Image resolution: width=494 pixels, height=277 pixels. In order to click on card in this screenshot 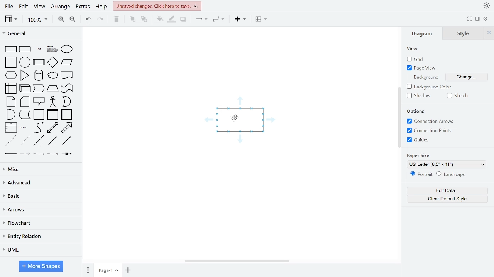, I will do `click(24, 102)`.